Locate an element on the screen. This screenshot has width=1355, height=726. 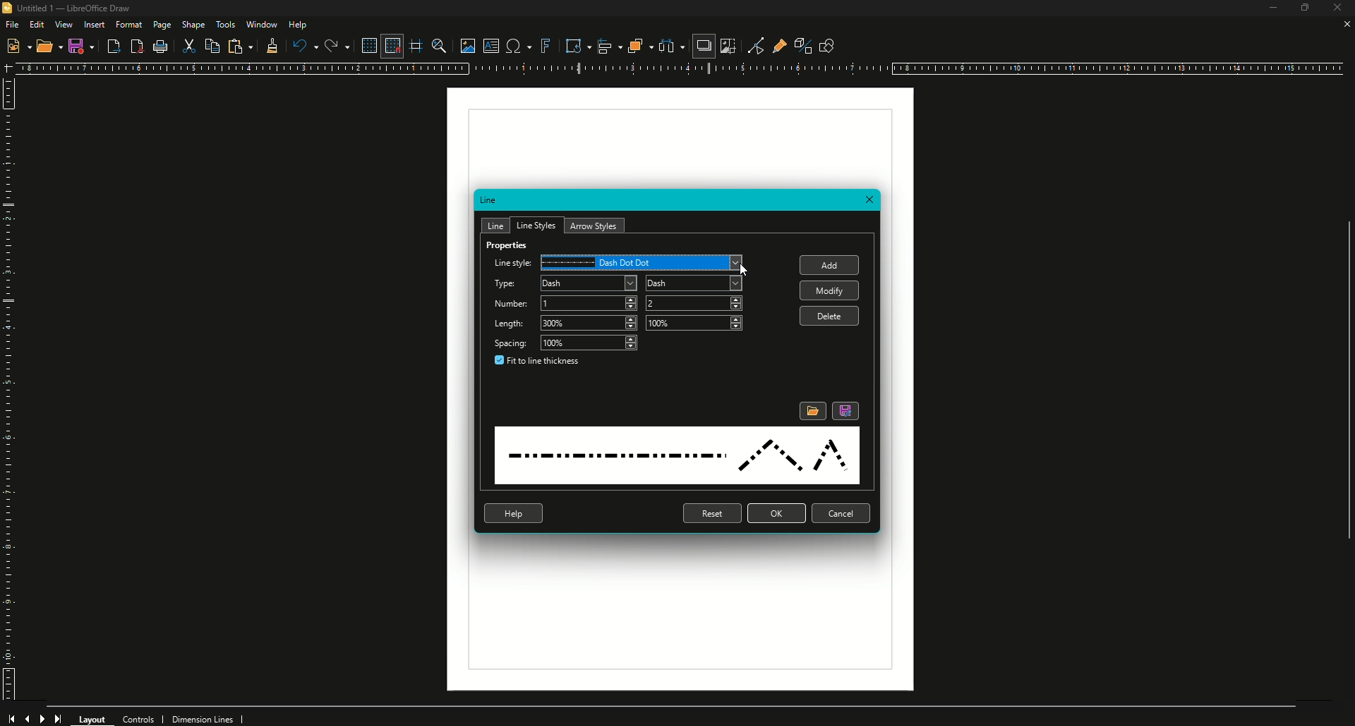
Print is located at coordinates (162, 48).